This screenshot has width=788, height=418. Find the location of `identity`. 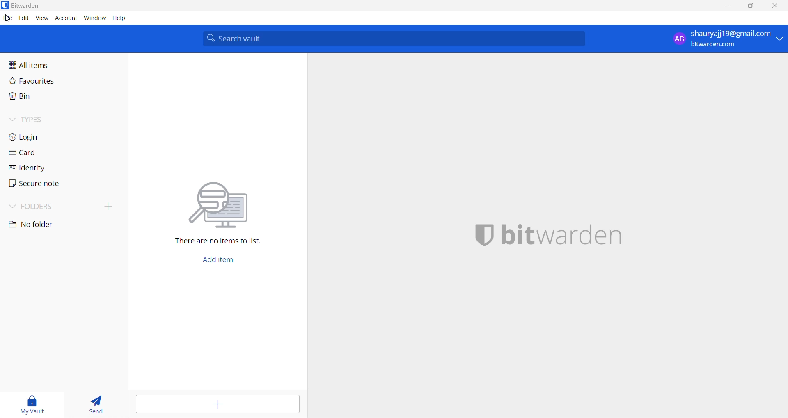

identity is located at coordinates (54, 170).